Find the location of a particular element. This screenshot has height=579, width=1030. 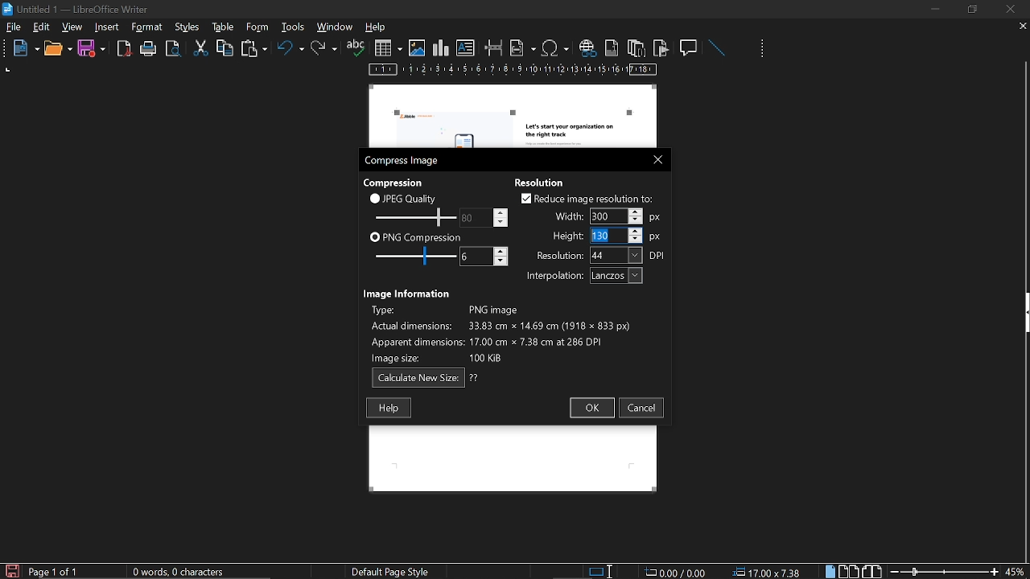

Cursor is located at coordinates (587, 233).